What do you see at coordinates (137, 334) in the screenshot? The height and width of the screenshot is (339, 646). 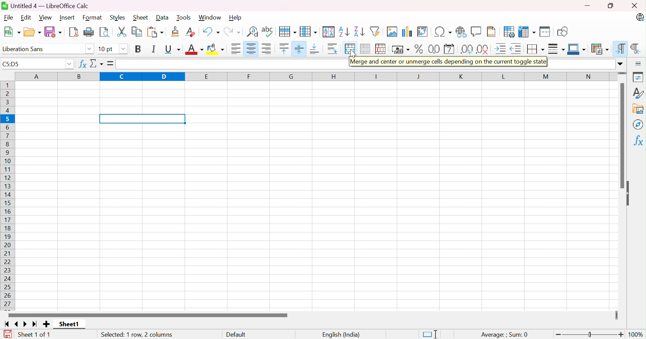 I see `Selected: 1 row, 2 columns` at bounding box center [137, 334].